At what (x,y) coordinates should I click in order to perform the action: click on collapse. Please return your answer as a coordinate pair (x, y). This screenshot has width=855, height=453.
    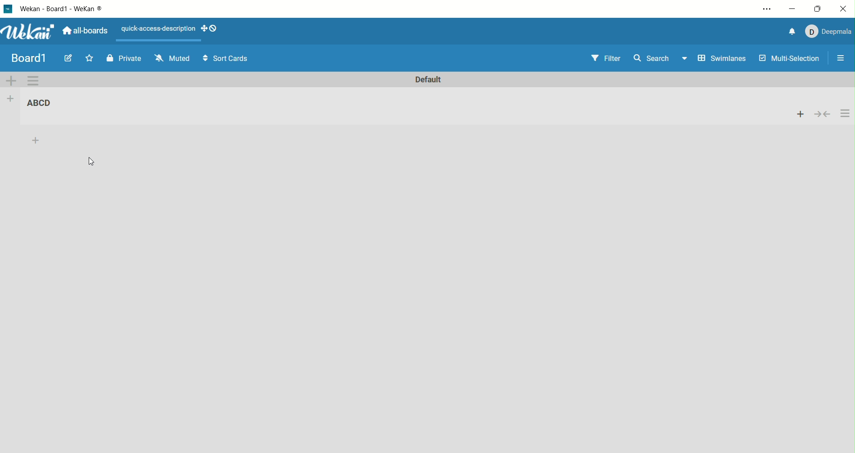
    Looking at the image, I should click on (822, 114).